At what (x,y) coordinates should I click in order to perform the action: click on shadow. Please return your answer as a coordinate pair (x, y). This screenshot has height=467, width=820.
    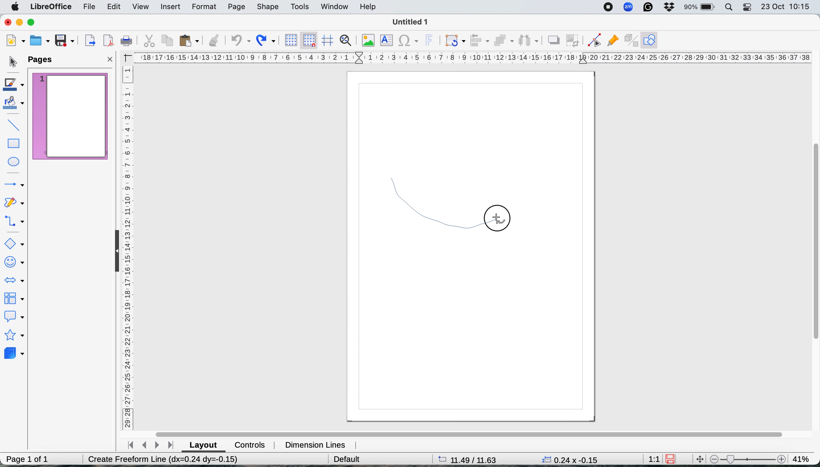
    Looking at the image, I should click on (554, 41).